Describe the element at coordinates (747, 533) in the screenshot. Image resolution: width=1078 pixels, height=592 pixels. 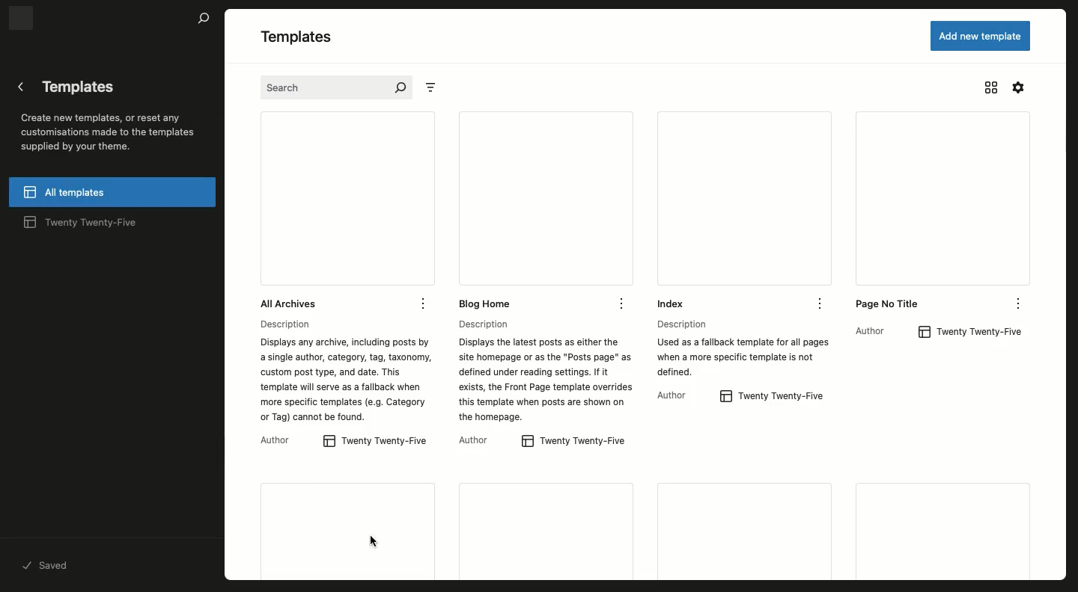
I see `More templates` at that location.